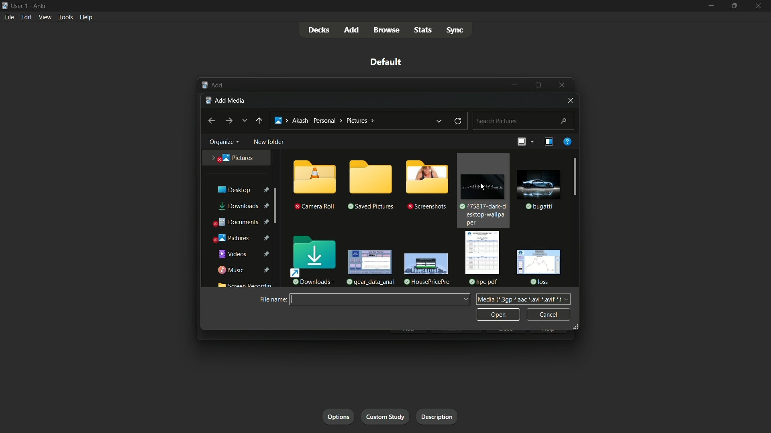  Describe the element at coordinates (539, 85) in the screenshot. I see `Maximize` at that location.